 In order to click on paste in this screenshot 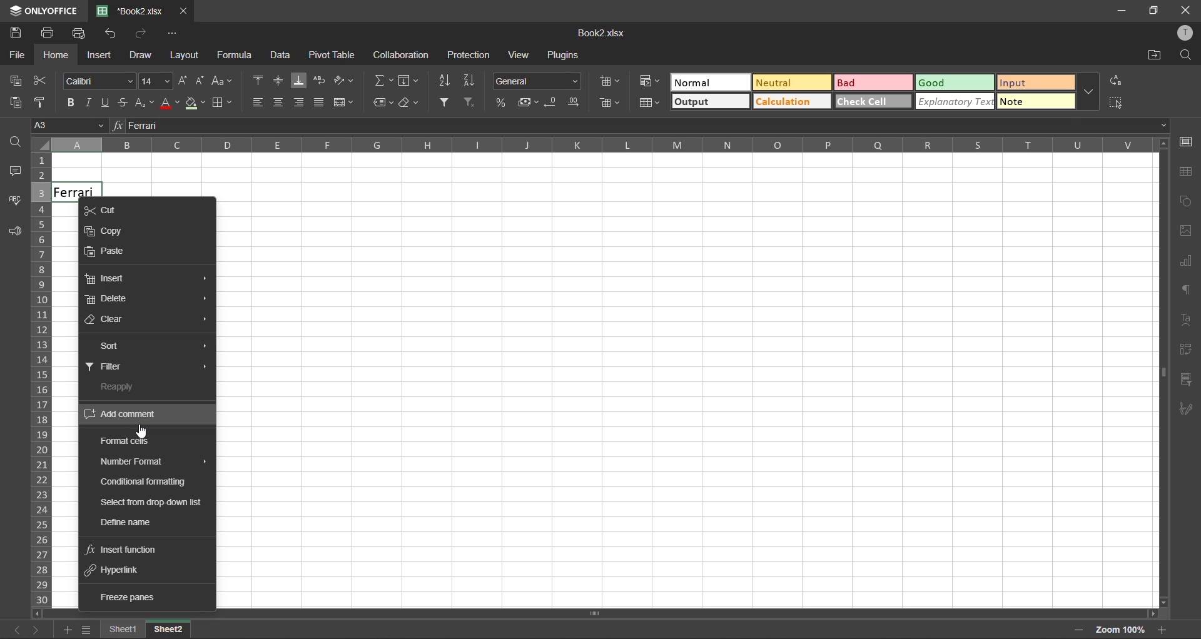, I will do `click(109, 252)`.